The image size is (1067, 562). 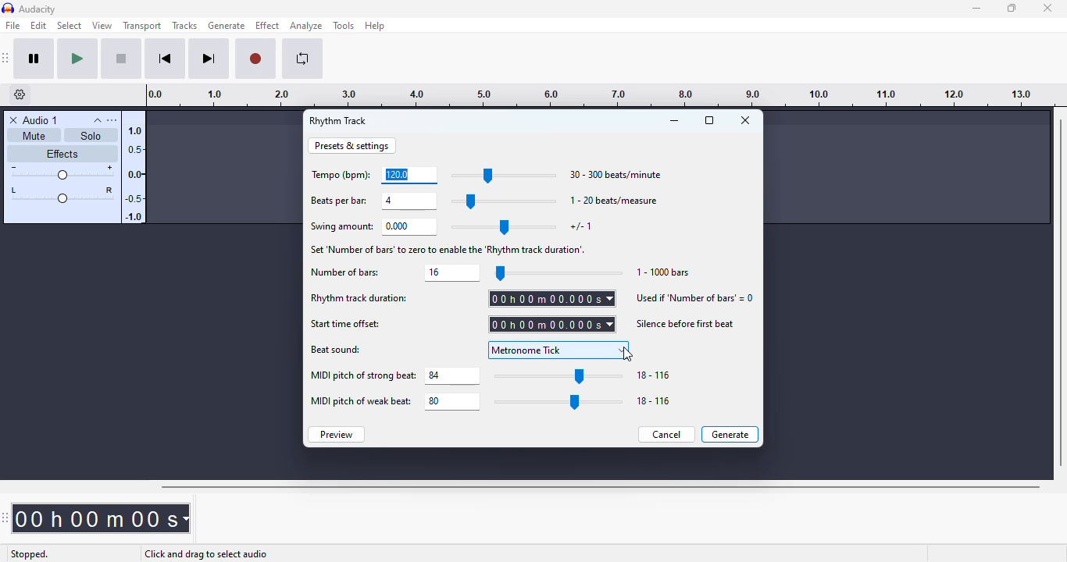 What do you see at coordinates (505, 227) in the screenshot?
I see `slider` at bounding box center [505, 227].